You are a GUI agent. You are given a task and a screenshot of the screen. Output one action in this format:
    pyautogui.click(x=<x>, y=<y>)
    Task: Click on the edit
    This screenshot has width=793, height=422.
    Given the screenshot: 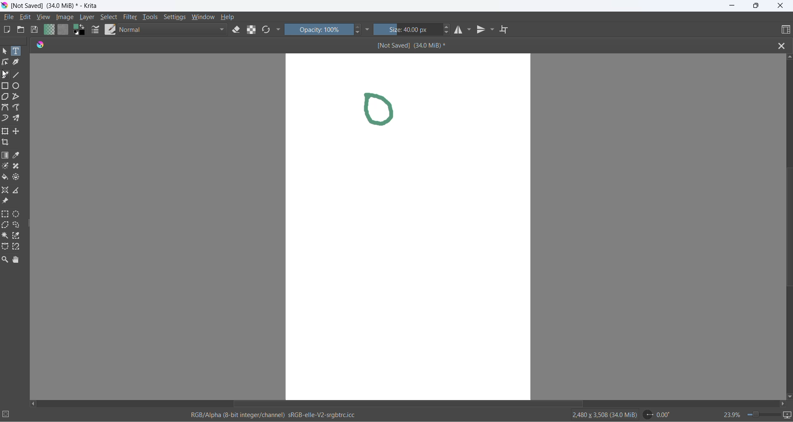 What is the action you would take?
    pyautogui.click(x=26, y=17)
    